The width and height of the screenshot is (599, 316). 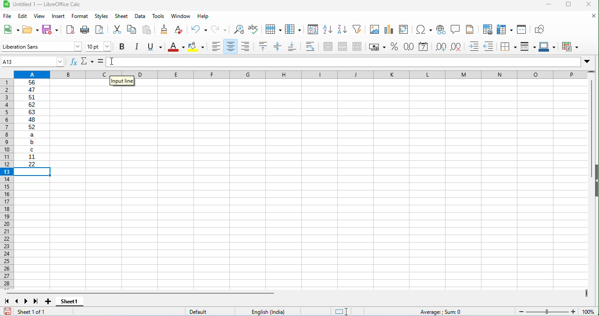 What do you see at coordinates (48, 302) in the screenshot?
I see `add new sheet` at bounding box center [48, 302].